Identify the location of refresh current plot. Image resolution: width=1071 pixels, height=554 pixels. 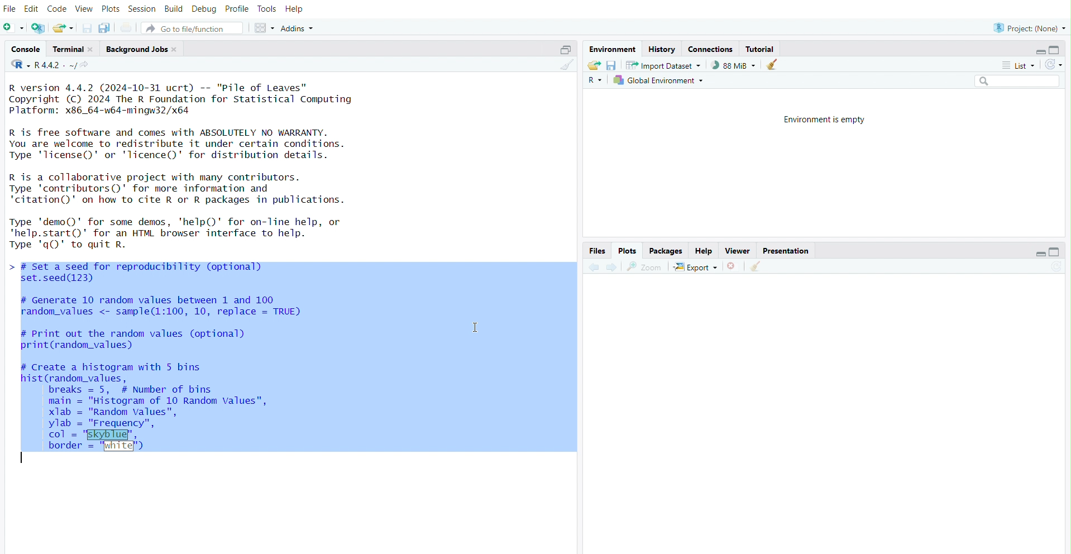
(1059, 269).